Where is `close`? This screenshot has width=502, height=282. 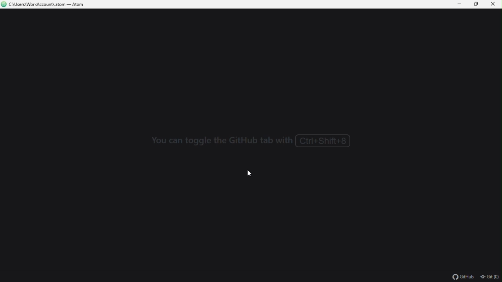
close is located at coordinates (493, 4).